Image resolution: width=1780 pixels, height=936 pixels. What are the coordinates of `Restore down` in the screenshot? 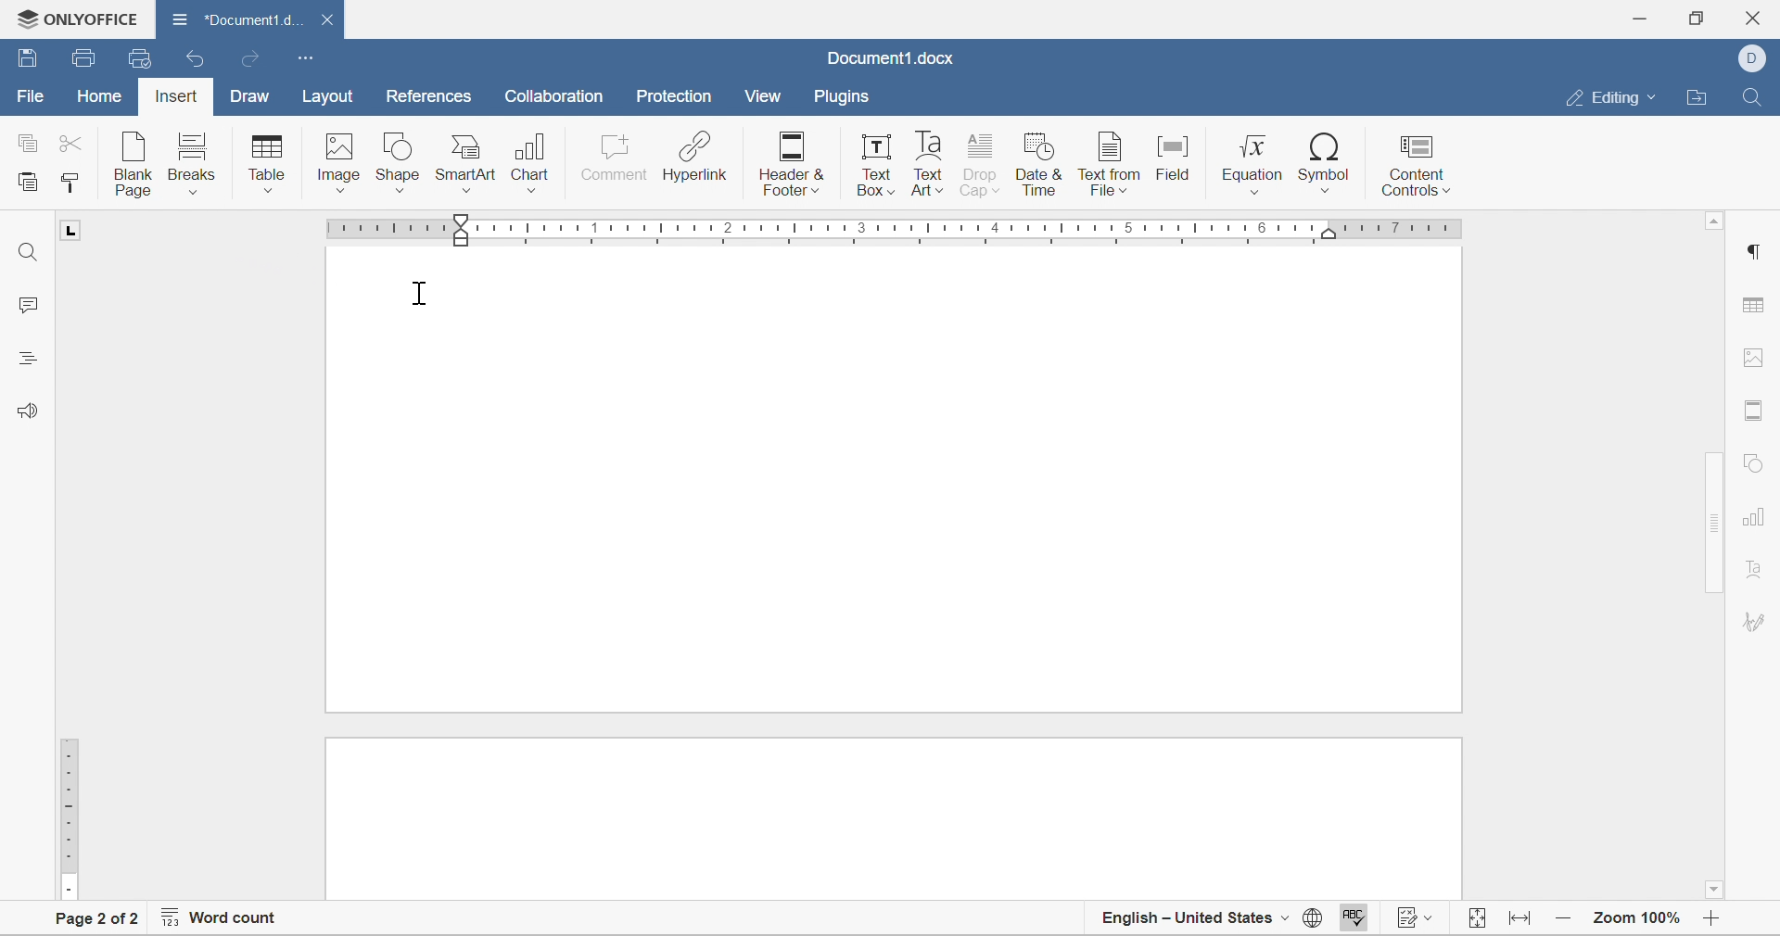 It's located at (1698, 18).